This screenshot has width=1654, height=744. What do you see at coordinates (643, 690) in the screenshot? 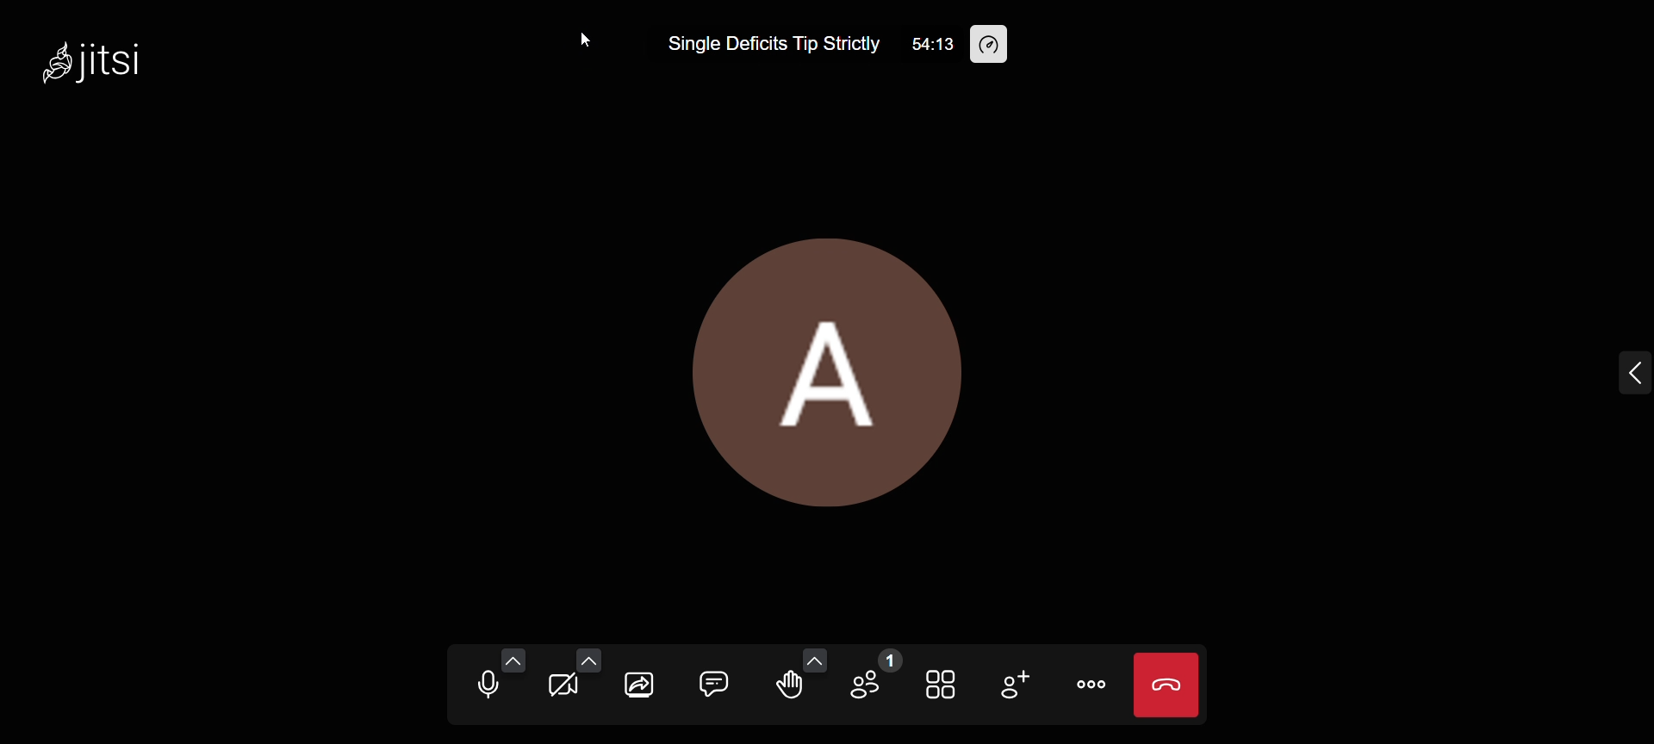
I see `screen share` at bounding box center [643, 690].